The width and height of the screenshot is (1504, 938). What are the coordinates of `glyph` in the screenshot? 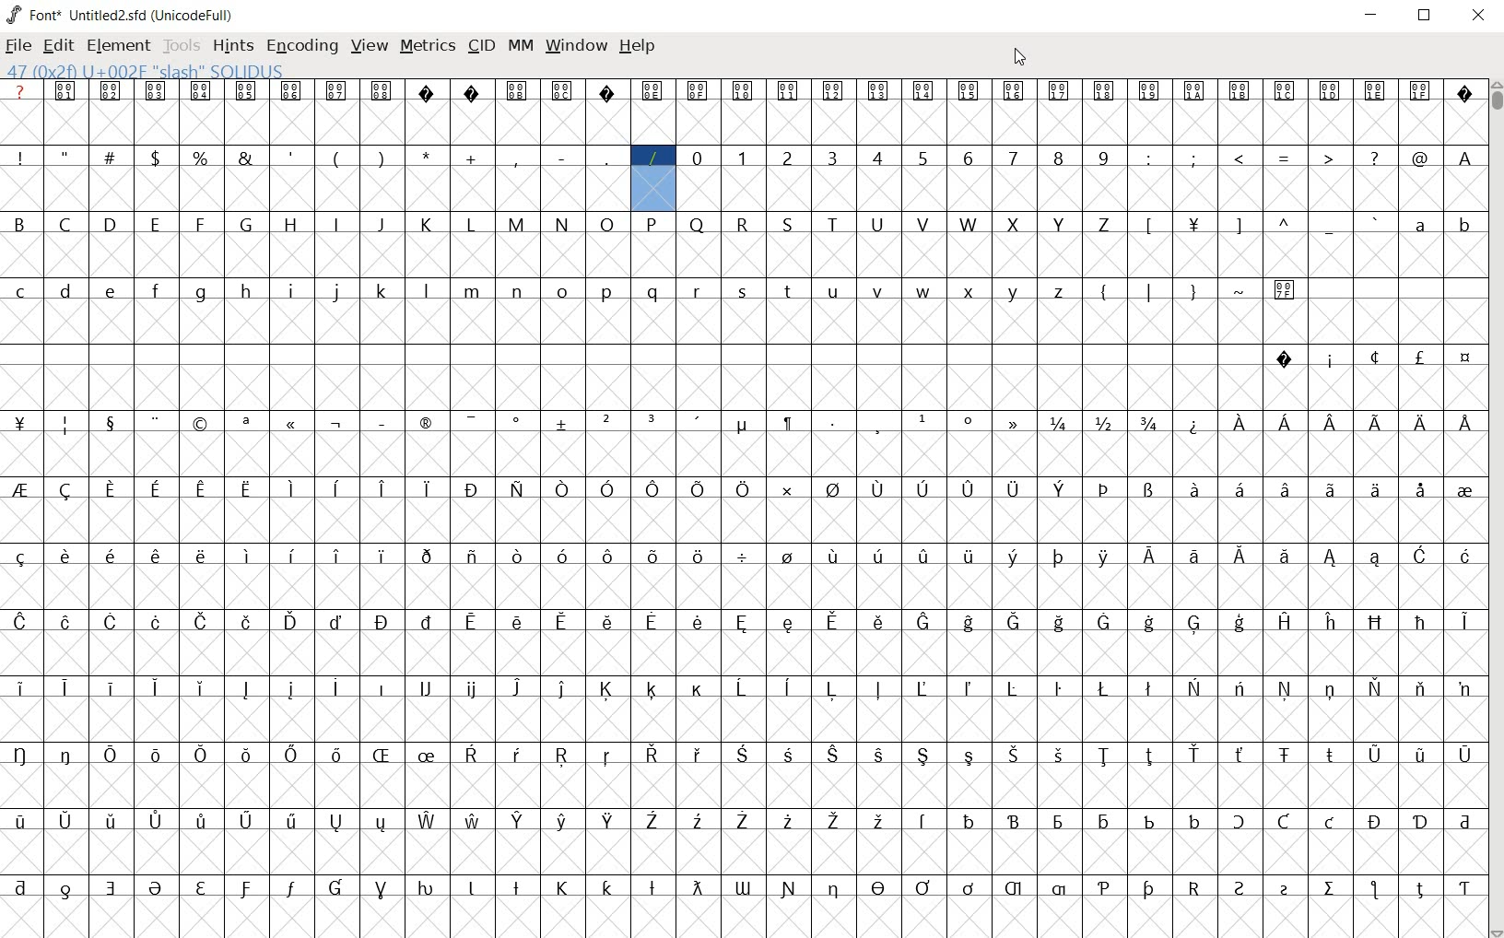 It's located at (247, 622).